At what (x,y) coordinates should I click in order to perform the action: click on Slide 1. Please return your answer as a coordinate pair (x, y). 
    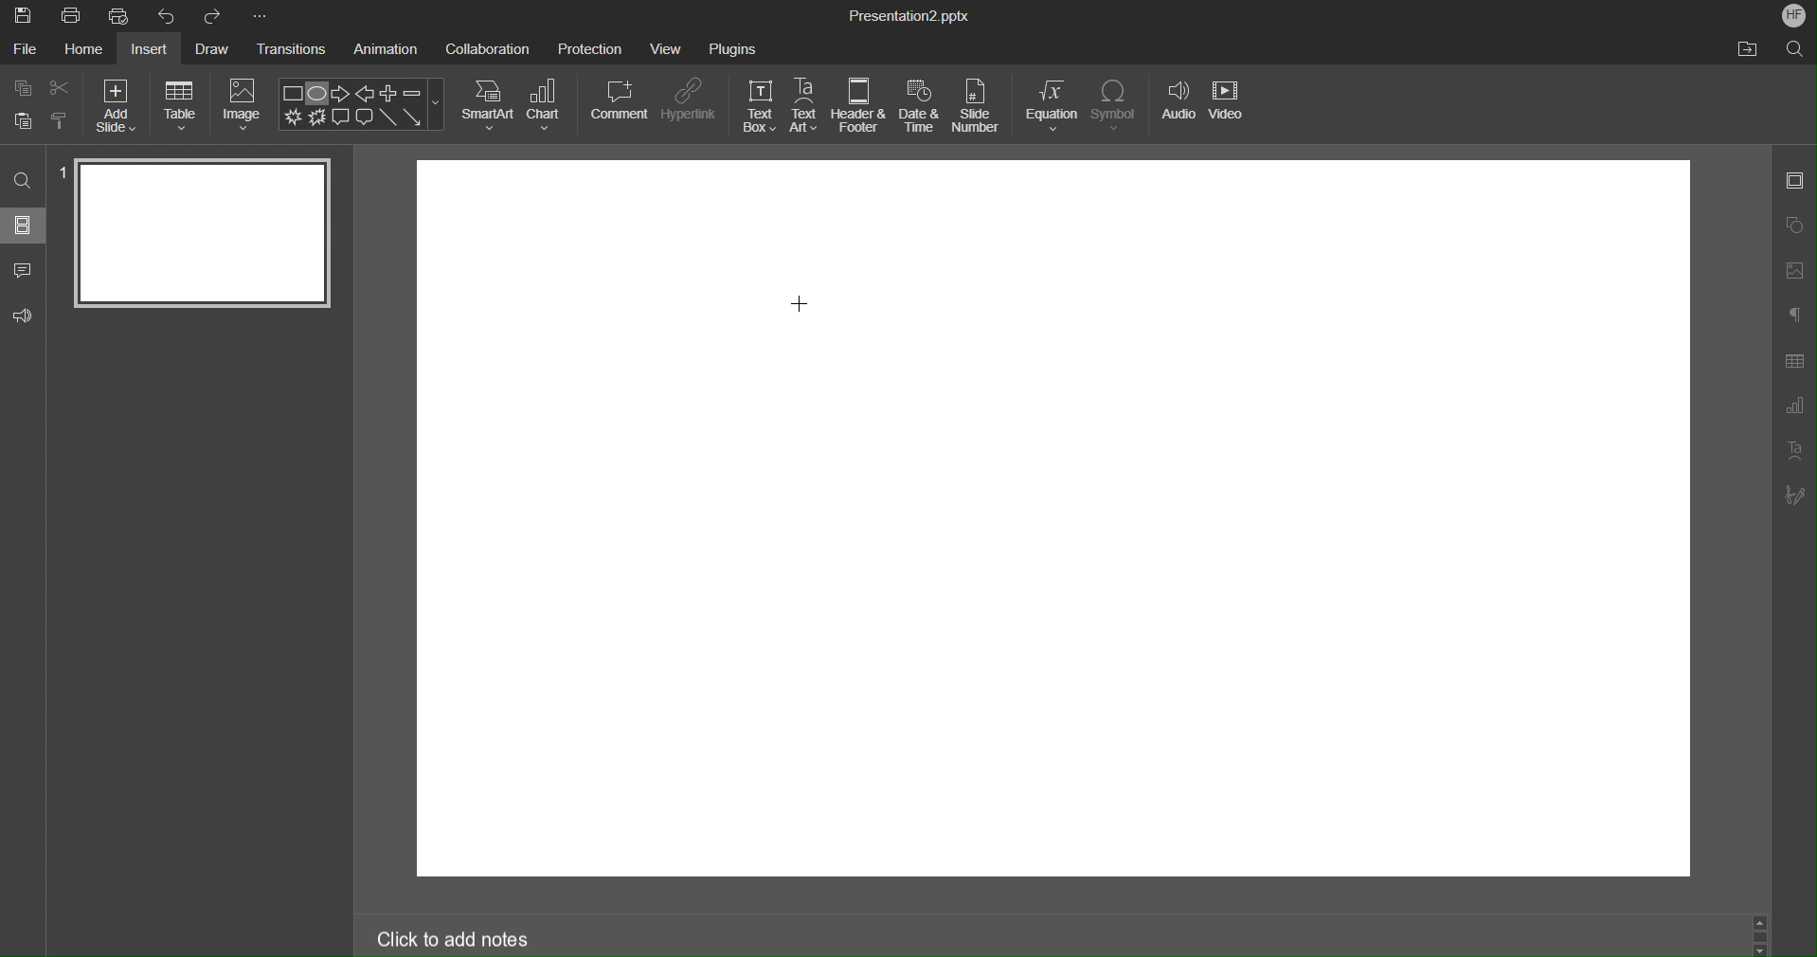
    Looking at the image, I should click on (200, 232).